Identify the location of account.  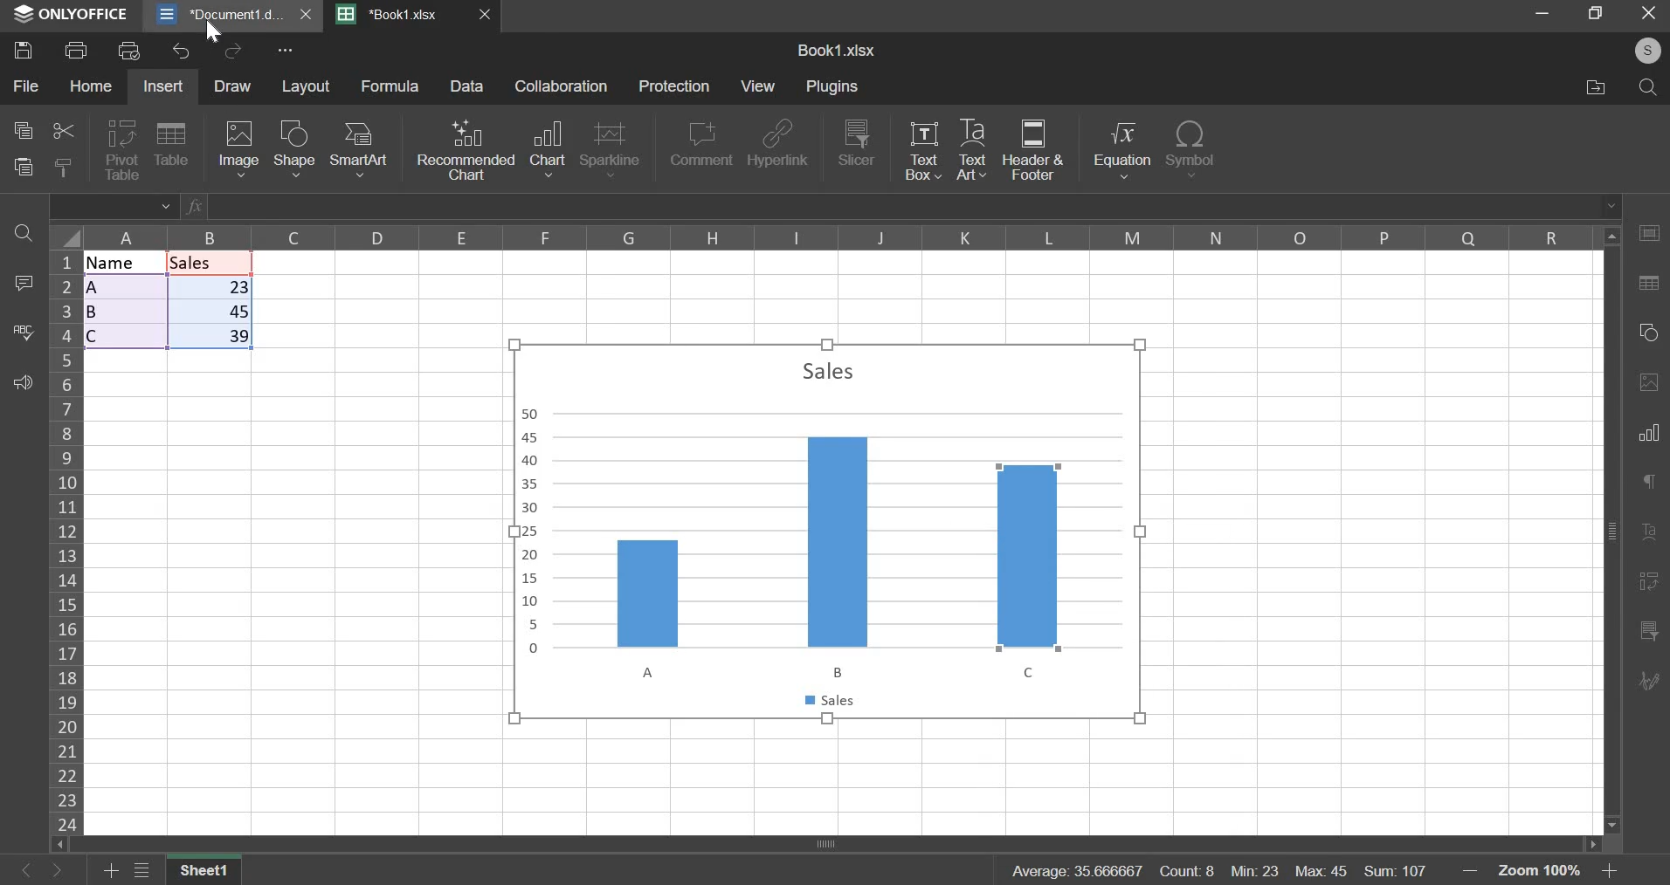
(1644, 55).